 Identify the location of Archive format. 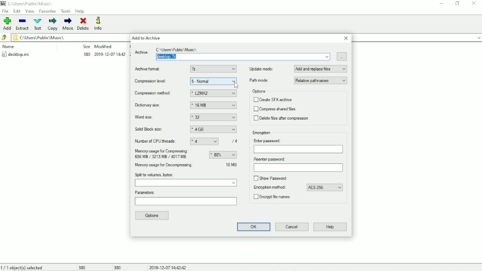
(149, 69).